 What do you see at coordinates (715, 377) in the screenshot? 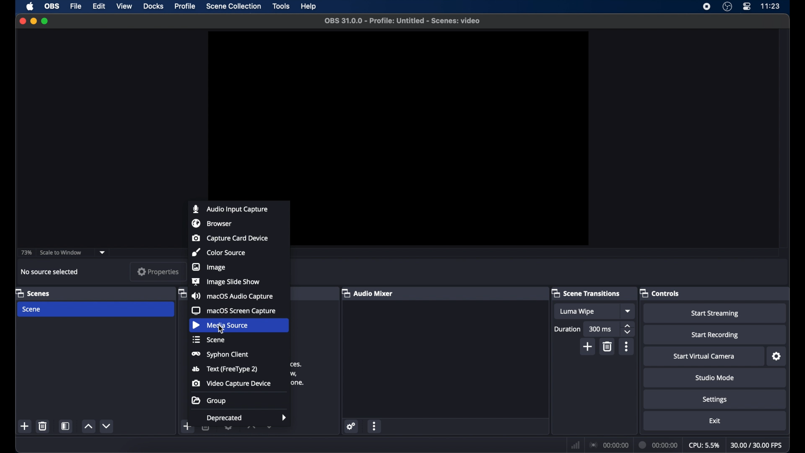
I see `studio  mode` at bounding box center [715, 377].